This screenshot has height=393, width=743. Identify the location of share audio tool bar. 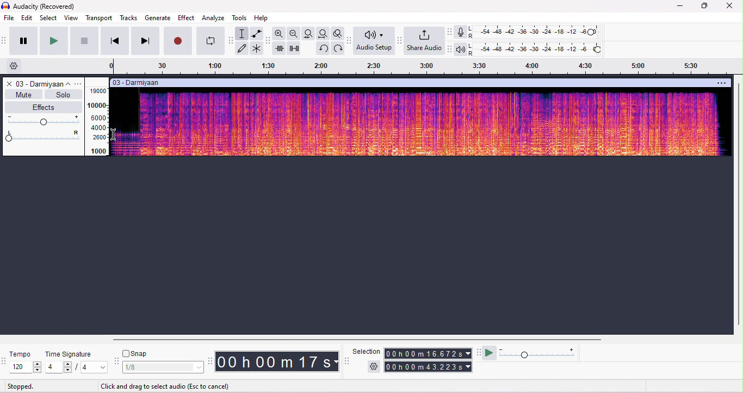
(400, 40).